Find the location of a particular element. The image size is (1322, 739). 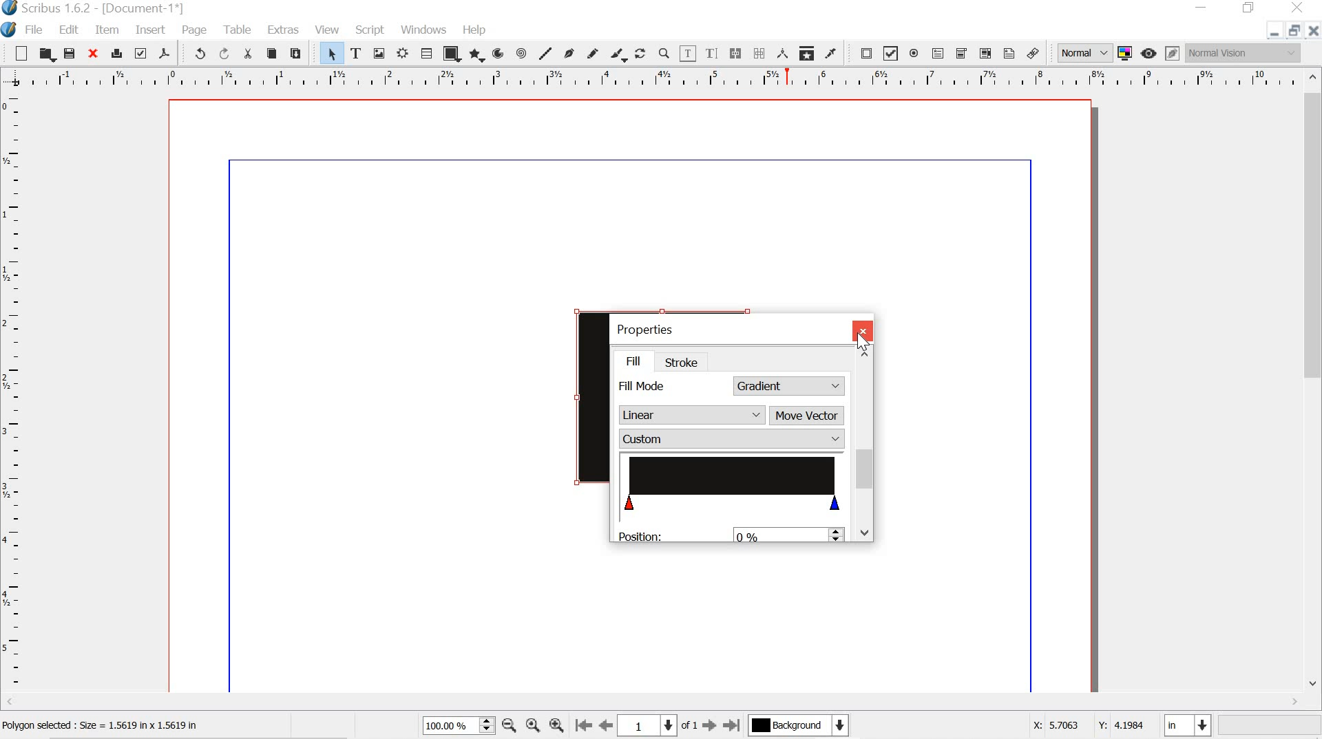

edit in preview mode is located at coordinates (1171, 52).